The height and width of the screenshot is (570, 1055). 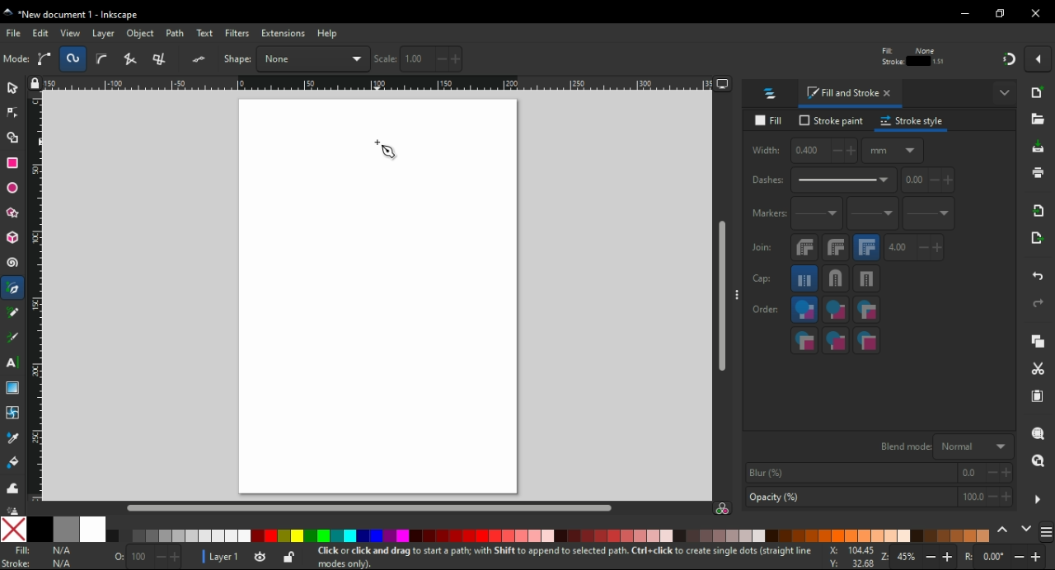 I want to click on object rotate 90 CCW, so click(x=137, y=59).